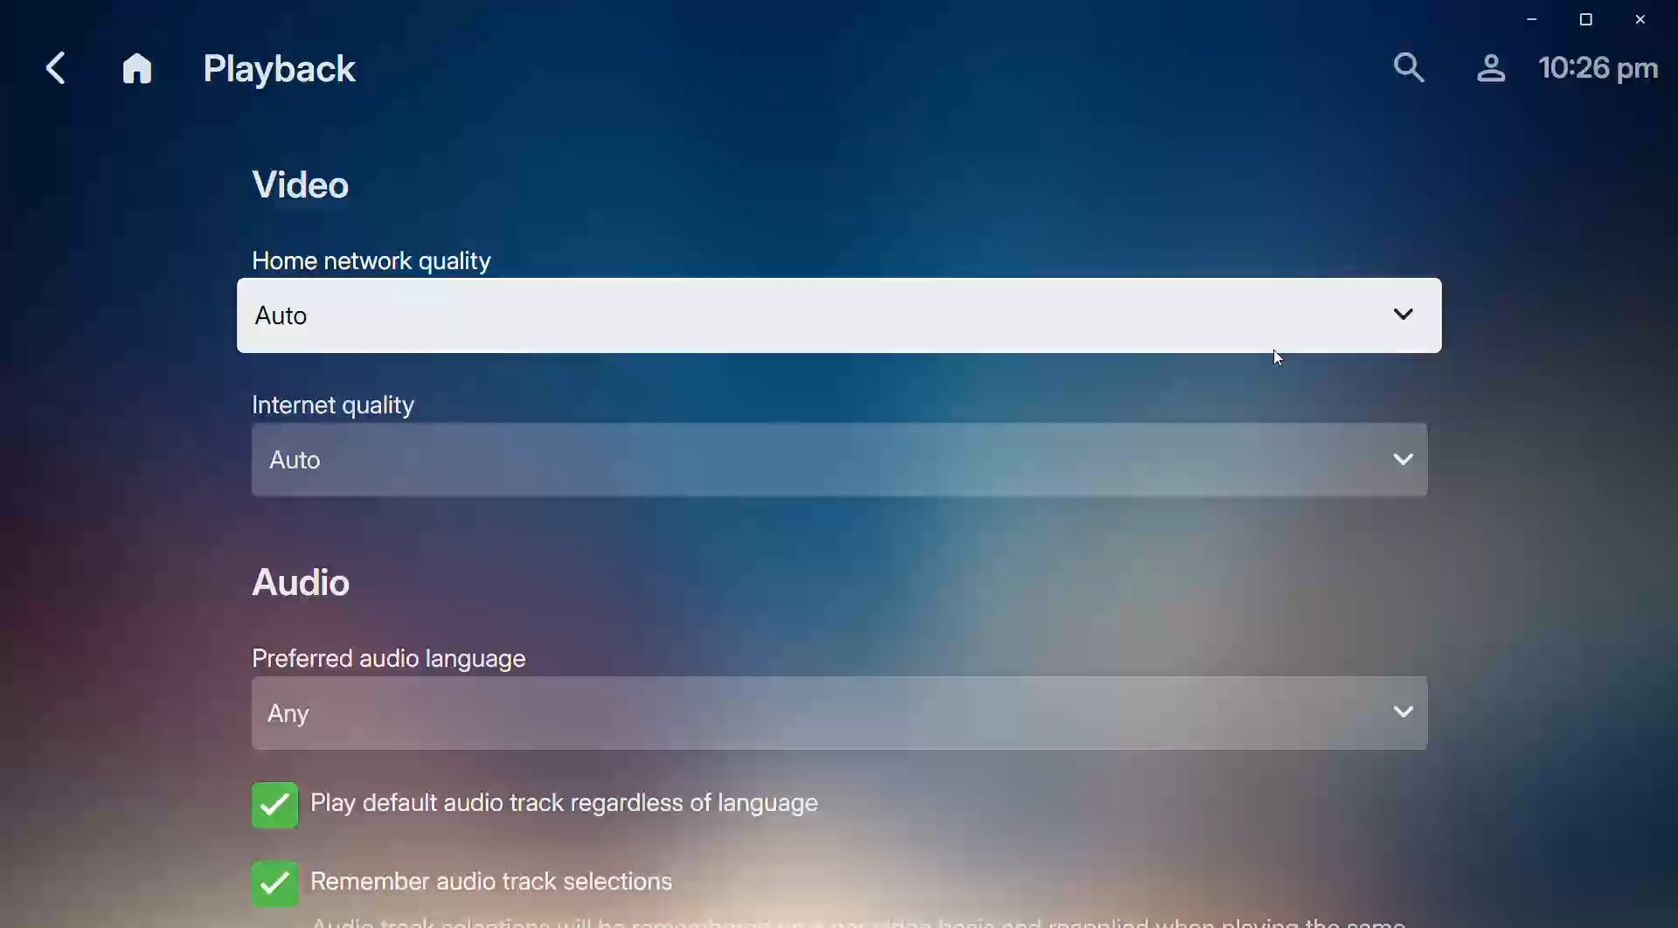  I want to click on Search, so click(1406, 68).